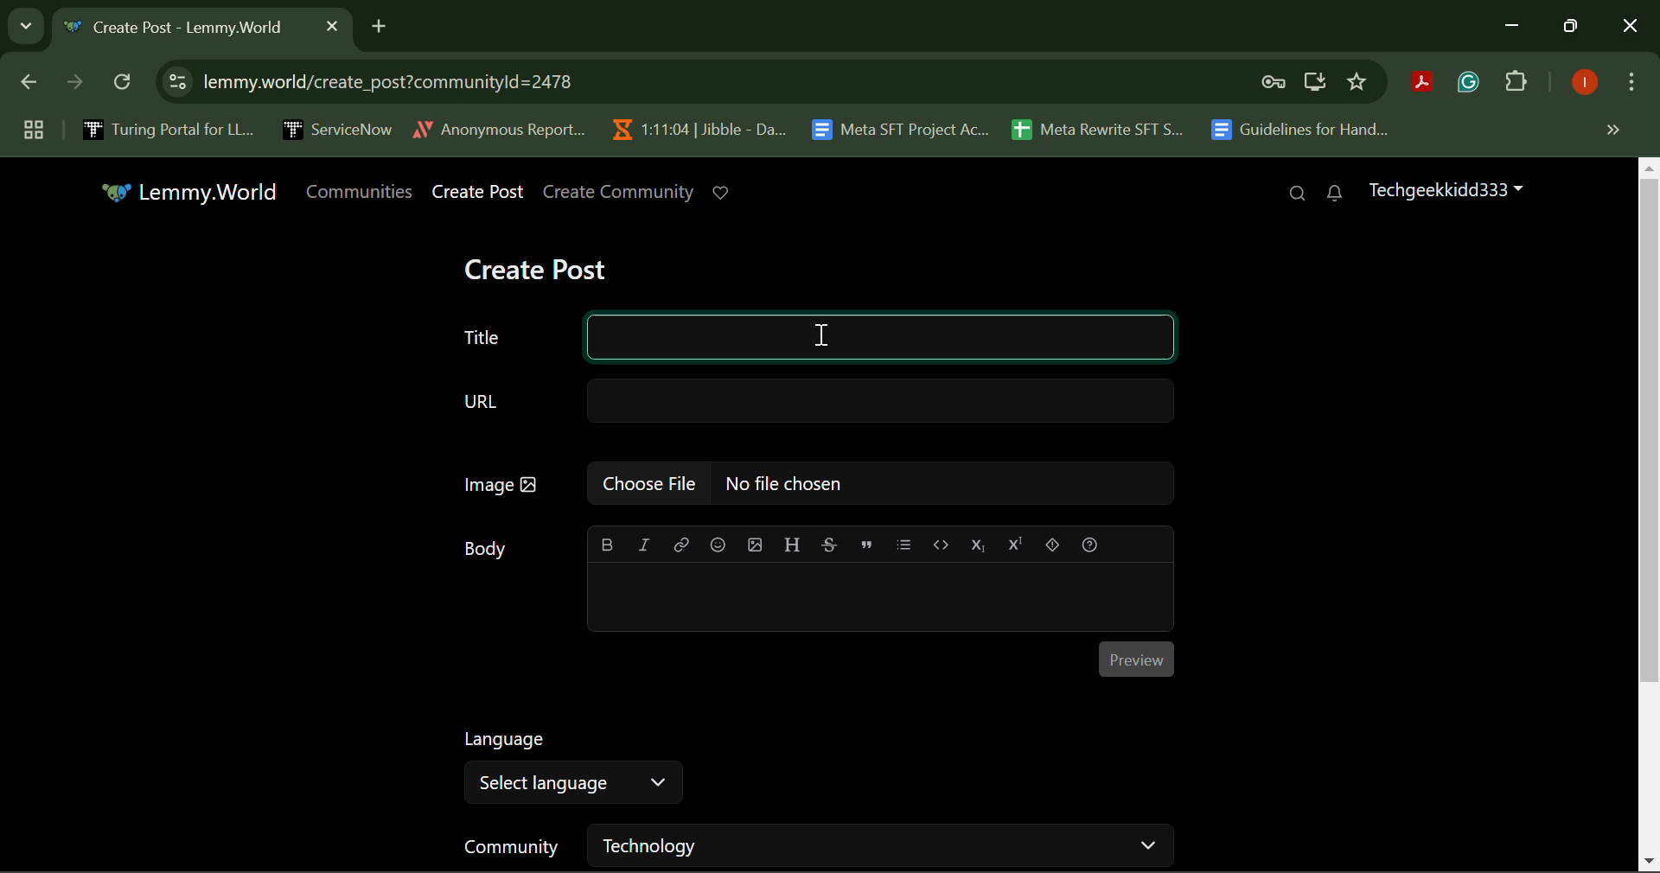 The height and width of the screenshot is (873, 1660). I want to click on subscript, so click(980, 543).